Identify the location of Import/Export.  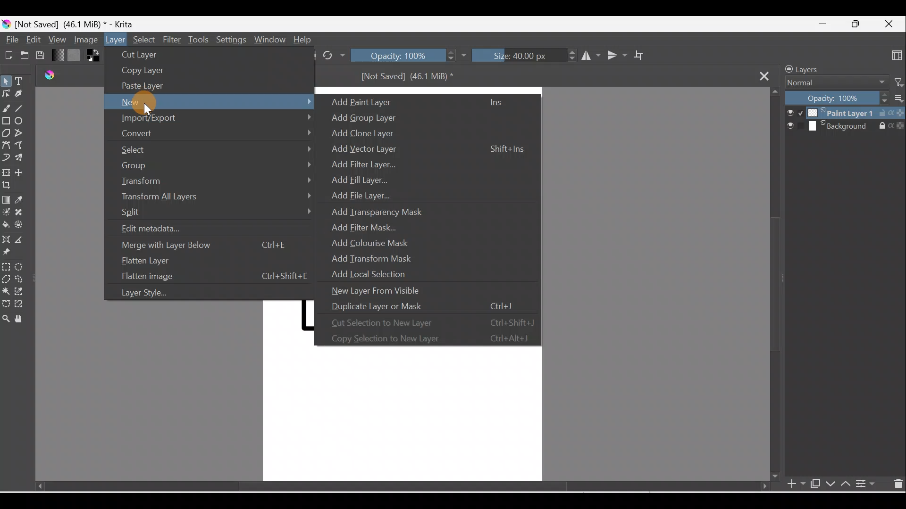
(209, 118).